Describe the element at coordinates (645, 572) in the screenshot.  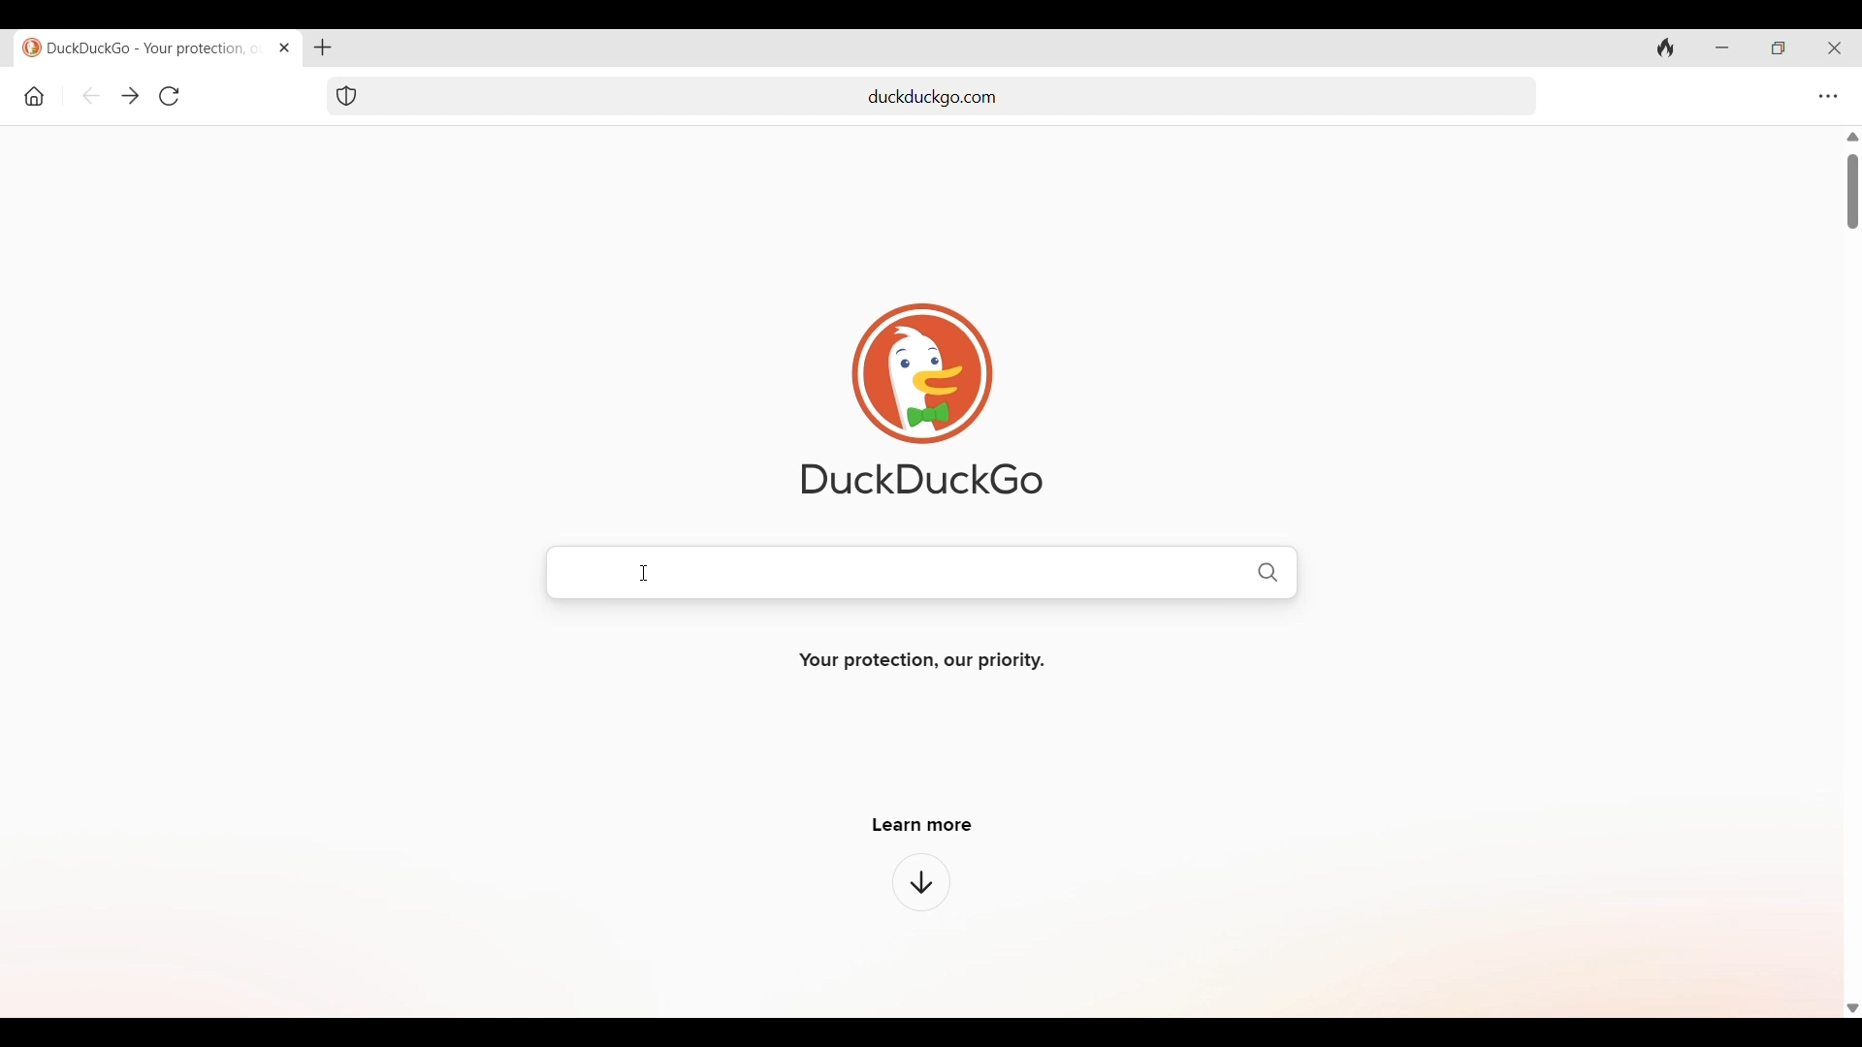
I see `Cursor` at that location.